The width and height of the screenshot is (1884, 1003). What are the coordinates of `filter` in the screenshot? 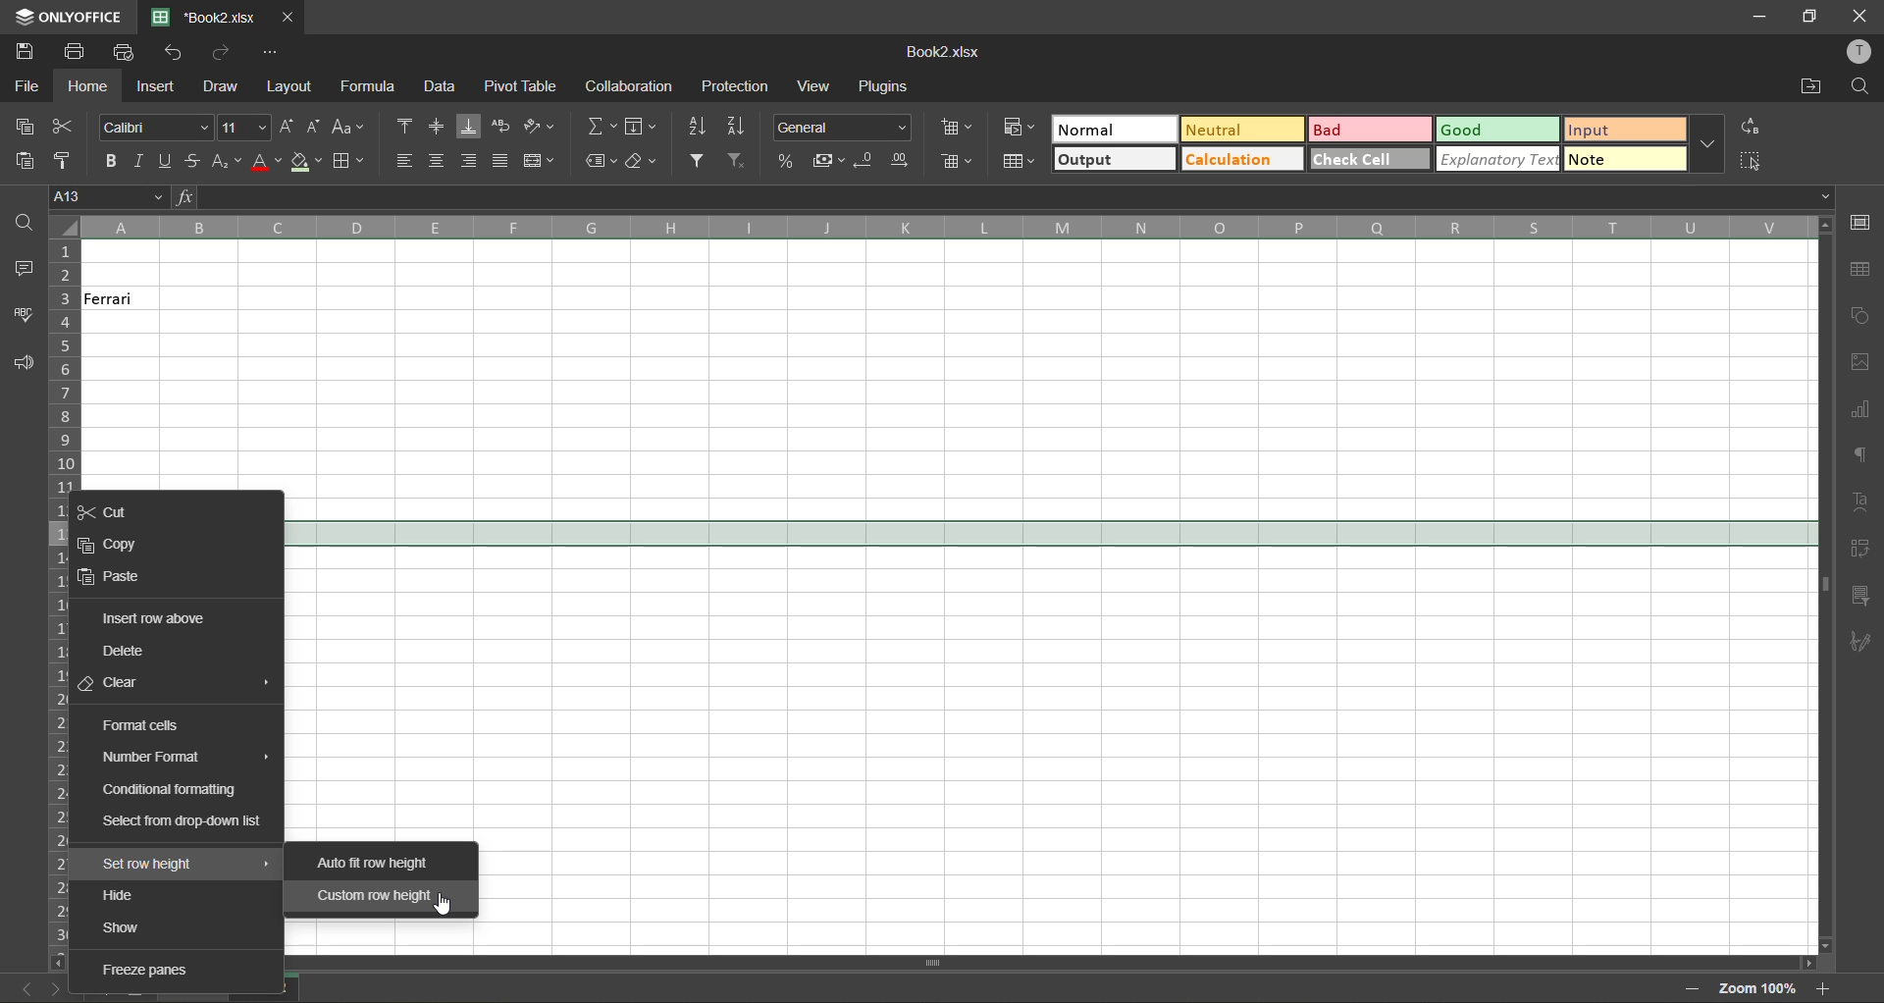 It's located at (702, 161).